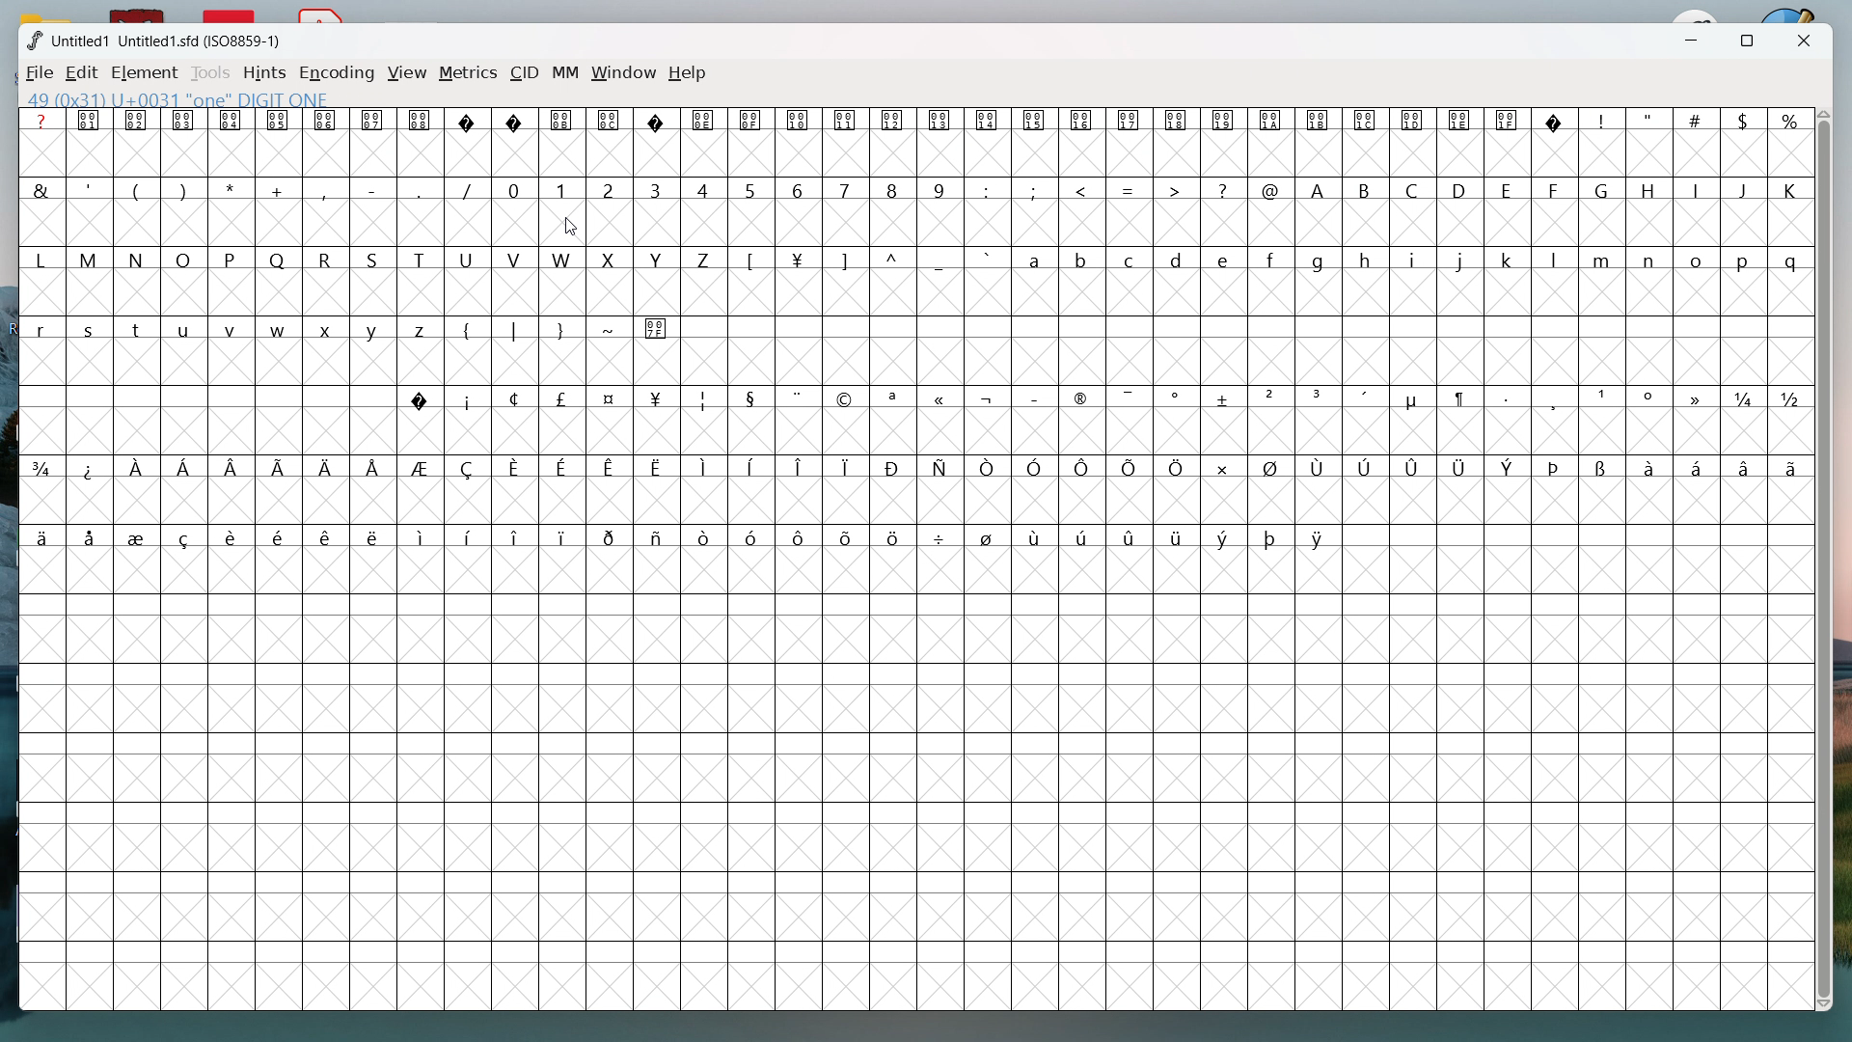 The height and width of the screenshot is (1042, 1852). I want to click on edit, so click(82, 74).